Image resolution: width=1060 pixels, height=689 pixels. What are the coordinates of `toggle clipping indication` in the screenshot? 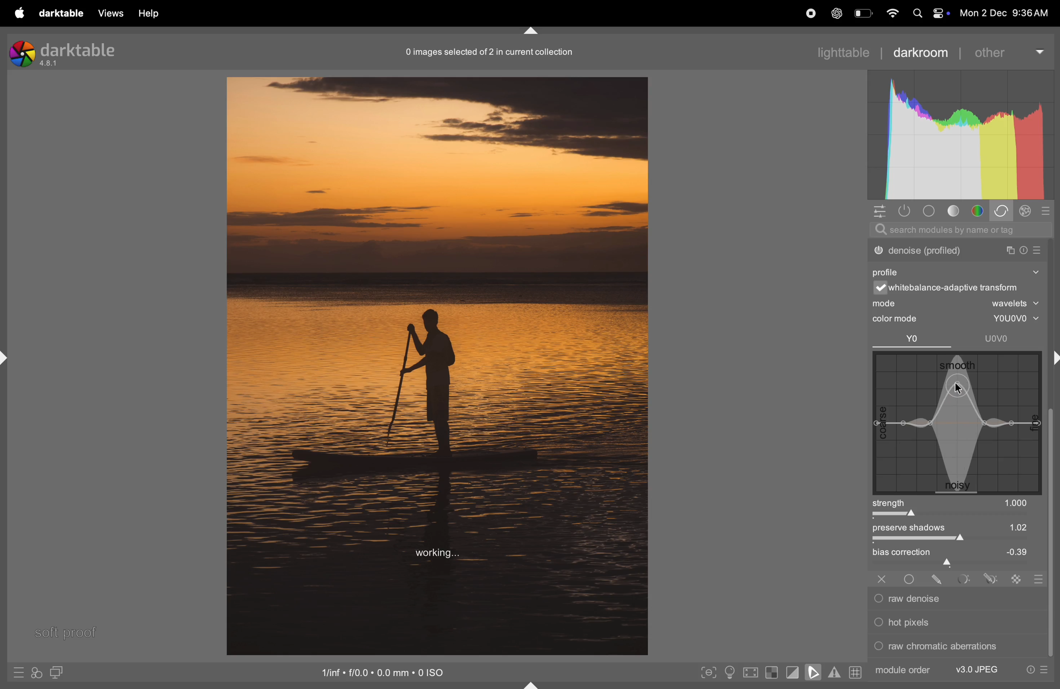 It's located at (791, 673).